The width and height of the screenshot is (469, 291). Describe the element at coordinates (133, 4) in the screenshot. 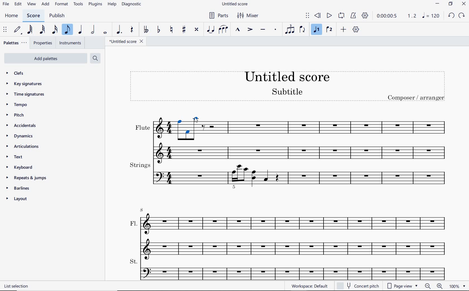

I see `DIAGNOSTIC` at that location.